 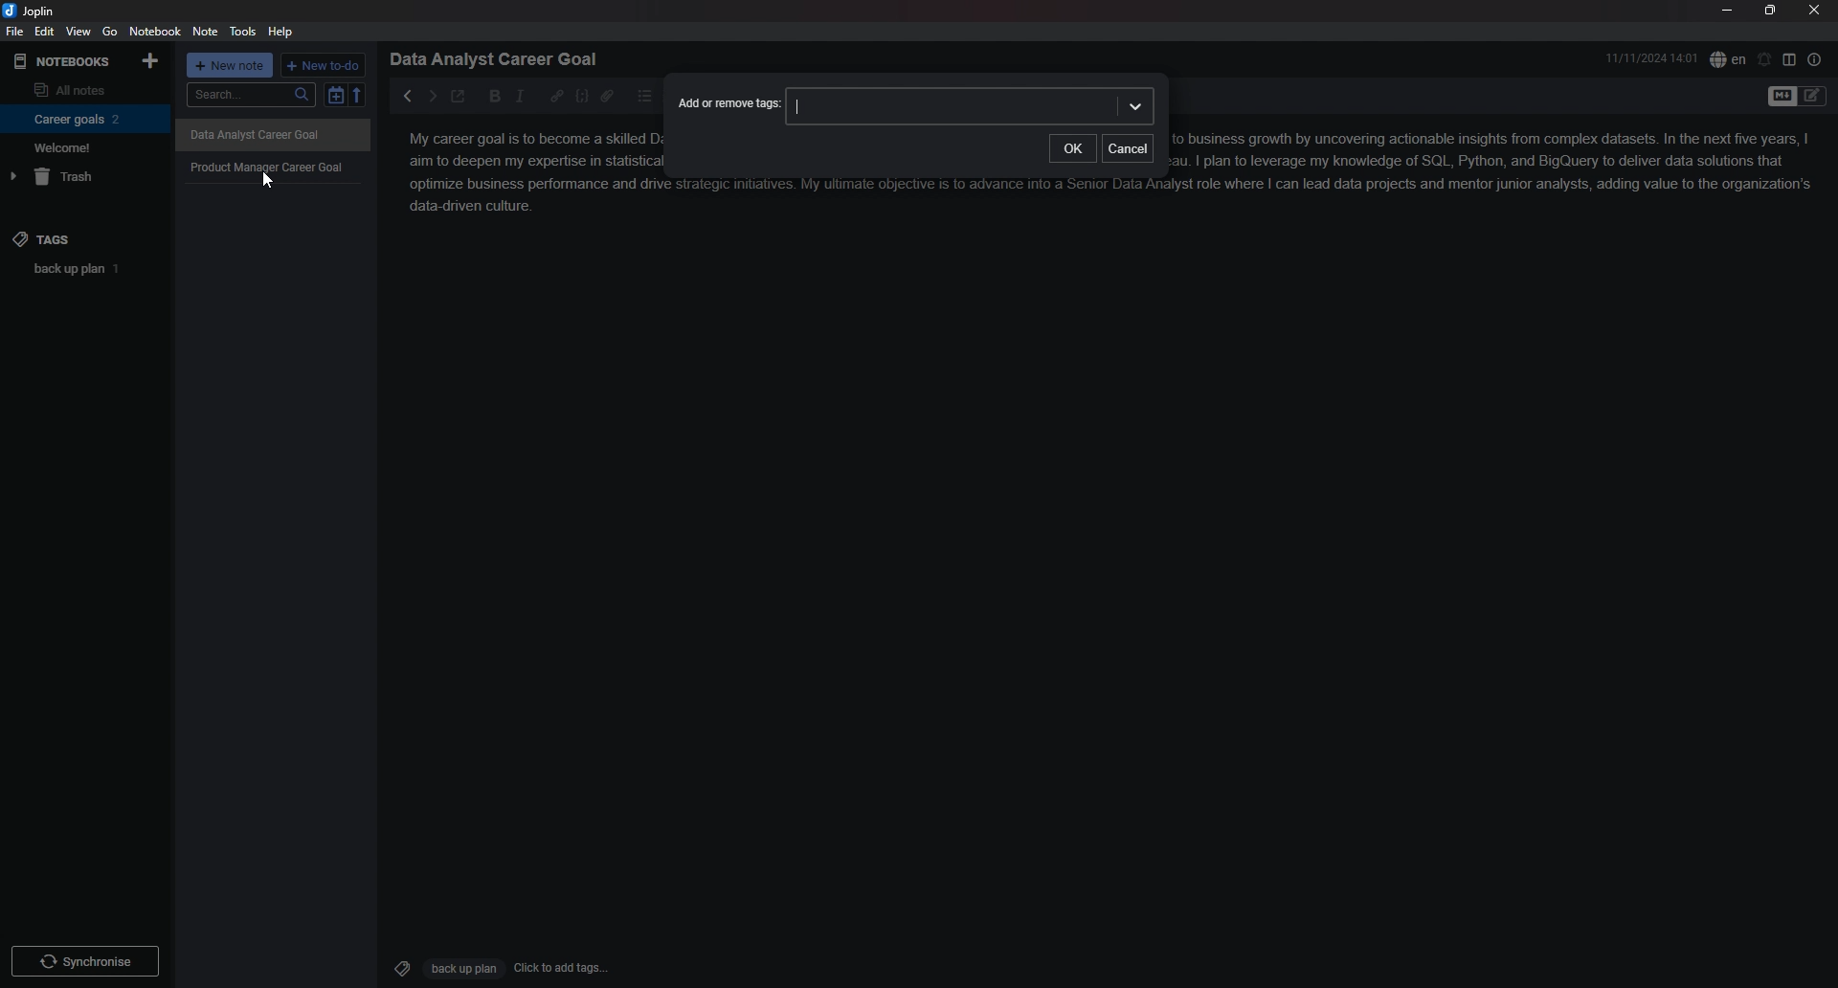 I want to click on note properties, so click(x=1815, y=59).